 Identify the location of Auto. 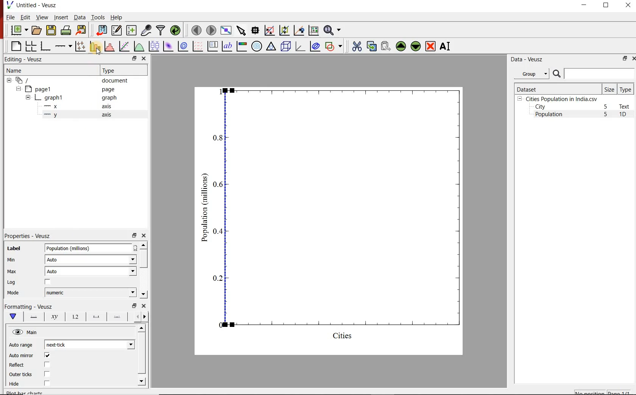
(91, 259).